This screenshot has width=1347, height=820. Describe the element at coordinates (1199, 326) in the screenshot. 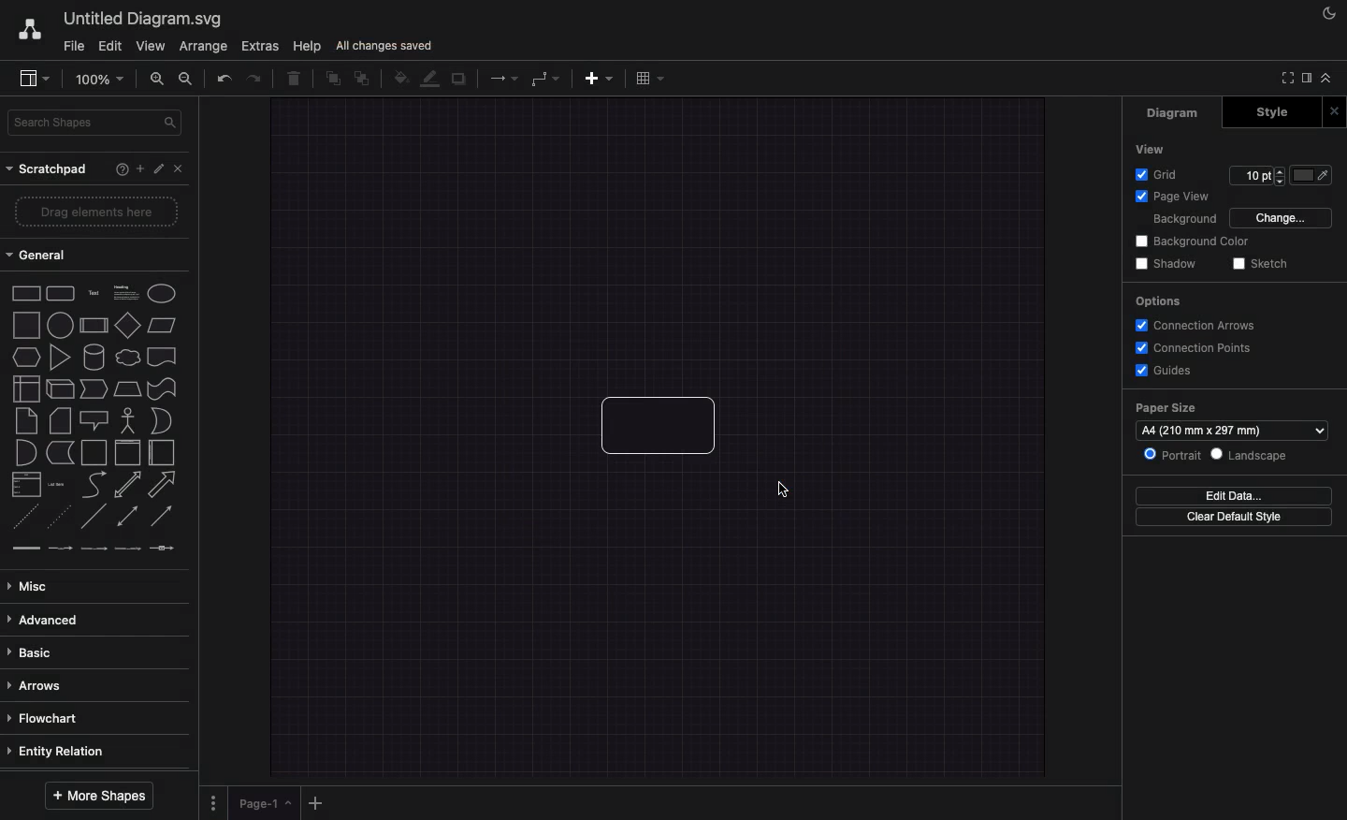

I see `Connection arrows` at that location.